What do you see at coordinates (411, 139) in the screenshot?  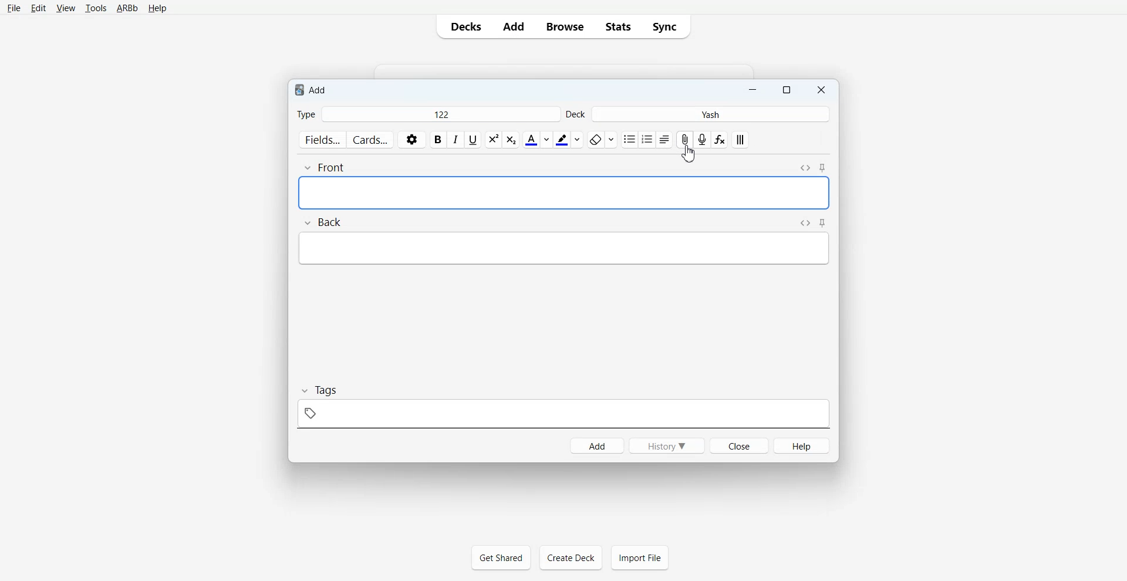 I see `Settings` at bounding box center [411, 139].